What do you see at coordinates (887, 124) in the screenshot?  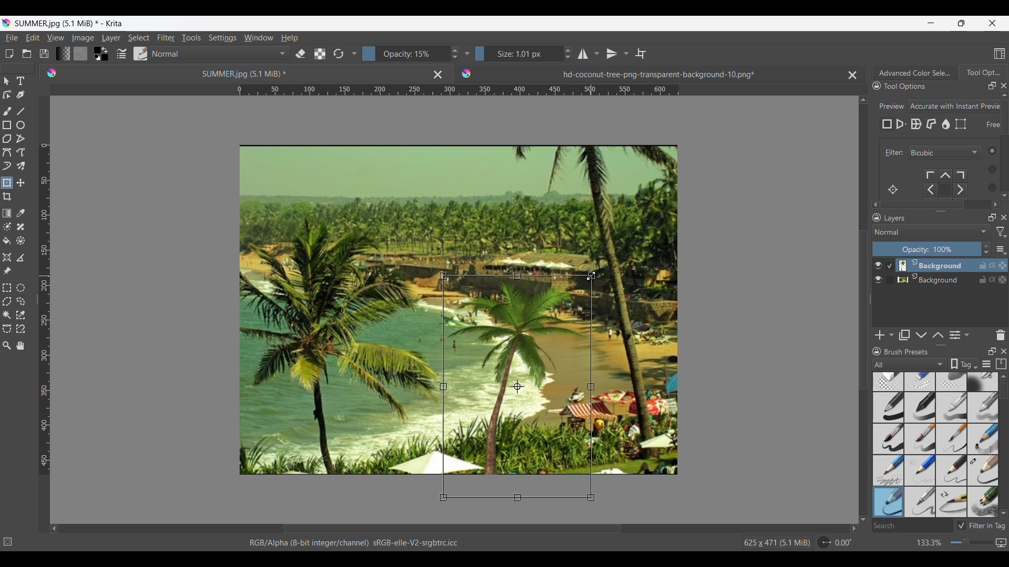 I see `Free` at bounding box center [887, 124].